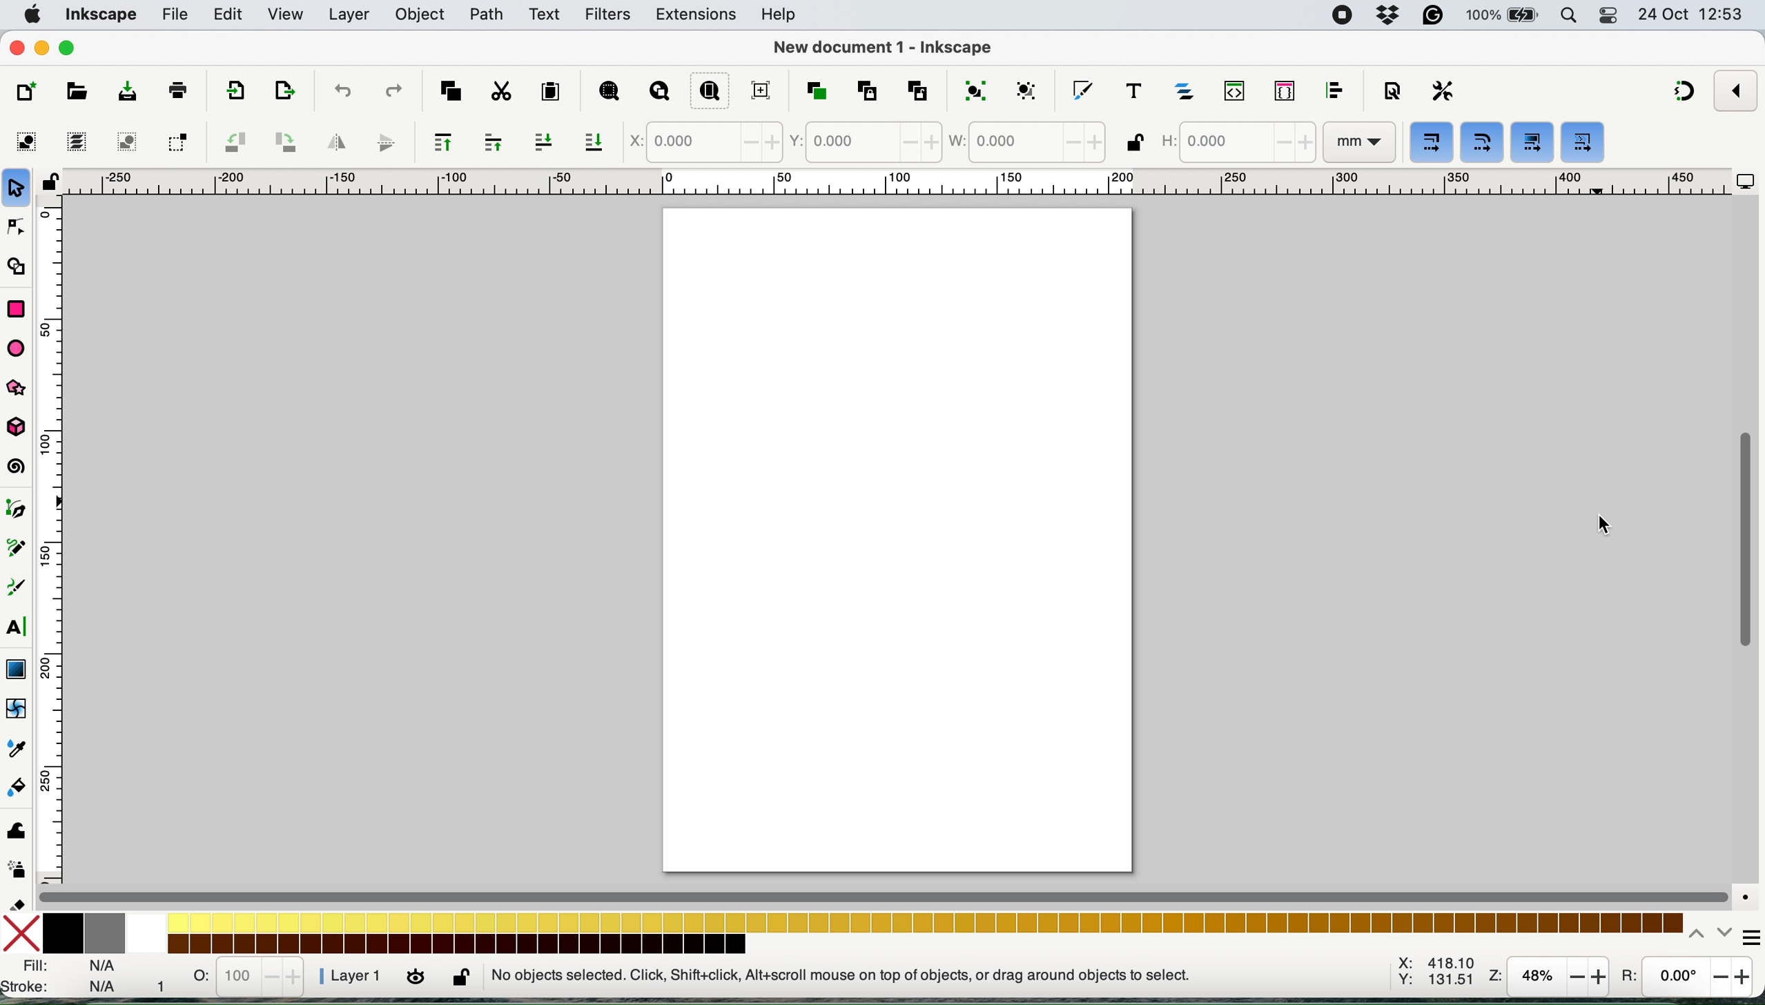 Image resolution: width=1765 pixels, height=1005 pixels. Describe the element at coordinates (348, 17) in the screenshot. I see `layer` at that location.